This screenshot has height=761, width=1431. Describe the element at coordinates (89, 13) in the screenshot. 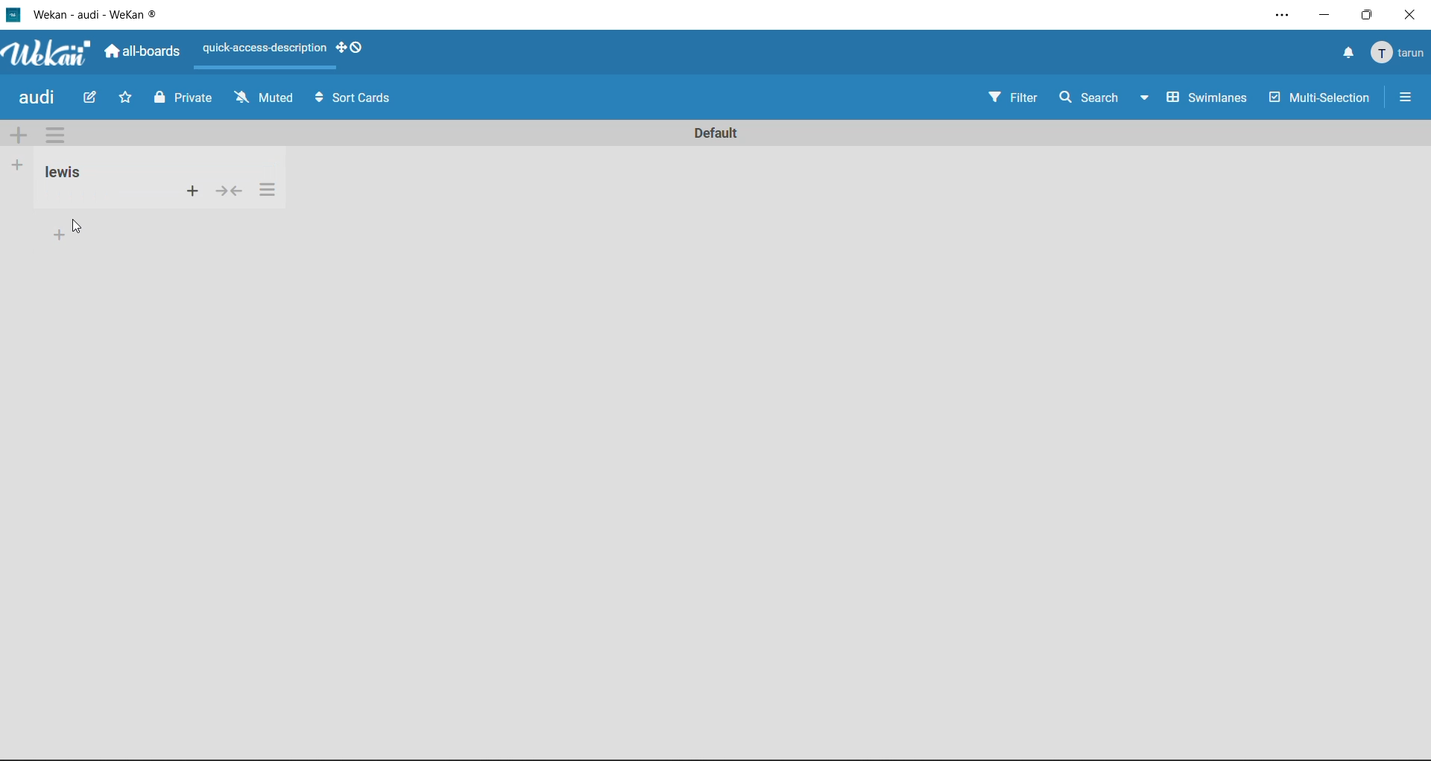

I see `Wekan - audi - WeKan` at that location.